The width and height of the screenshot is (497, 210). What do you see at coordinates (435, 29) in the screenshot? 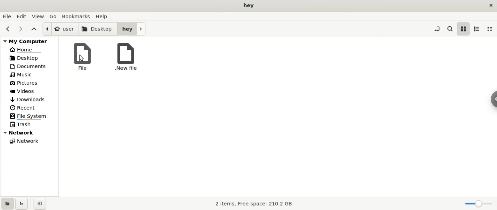
I see `toggle location entry` at bounding box center [435, 29].